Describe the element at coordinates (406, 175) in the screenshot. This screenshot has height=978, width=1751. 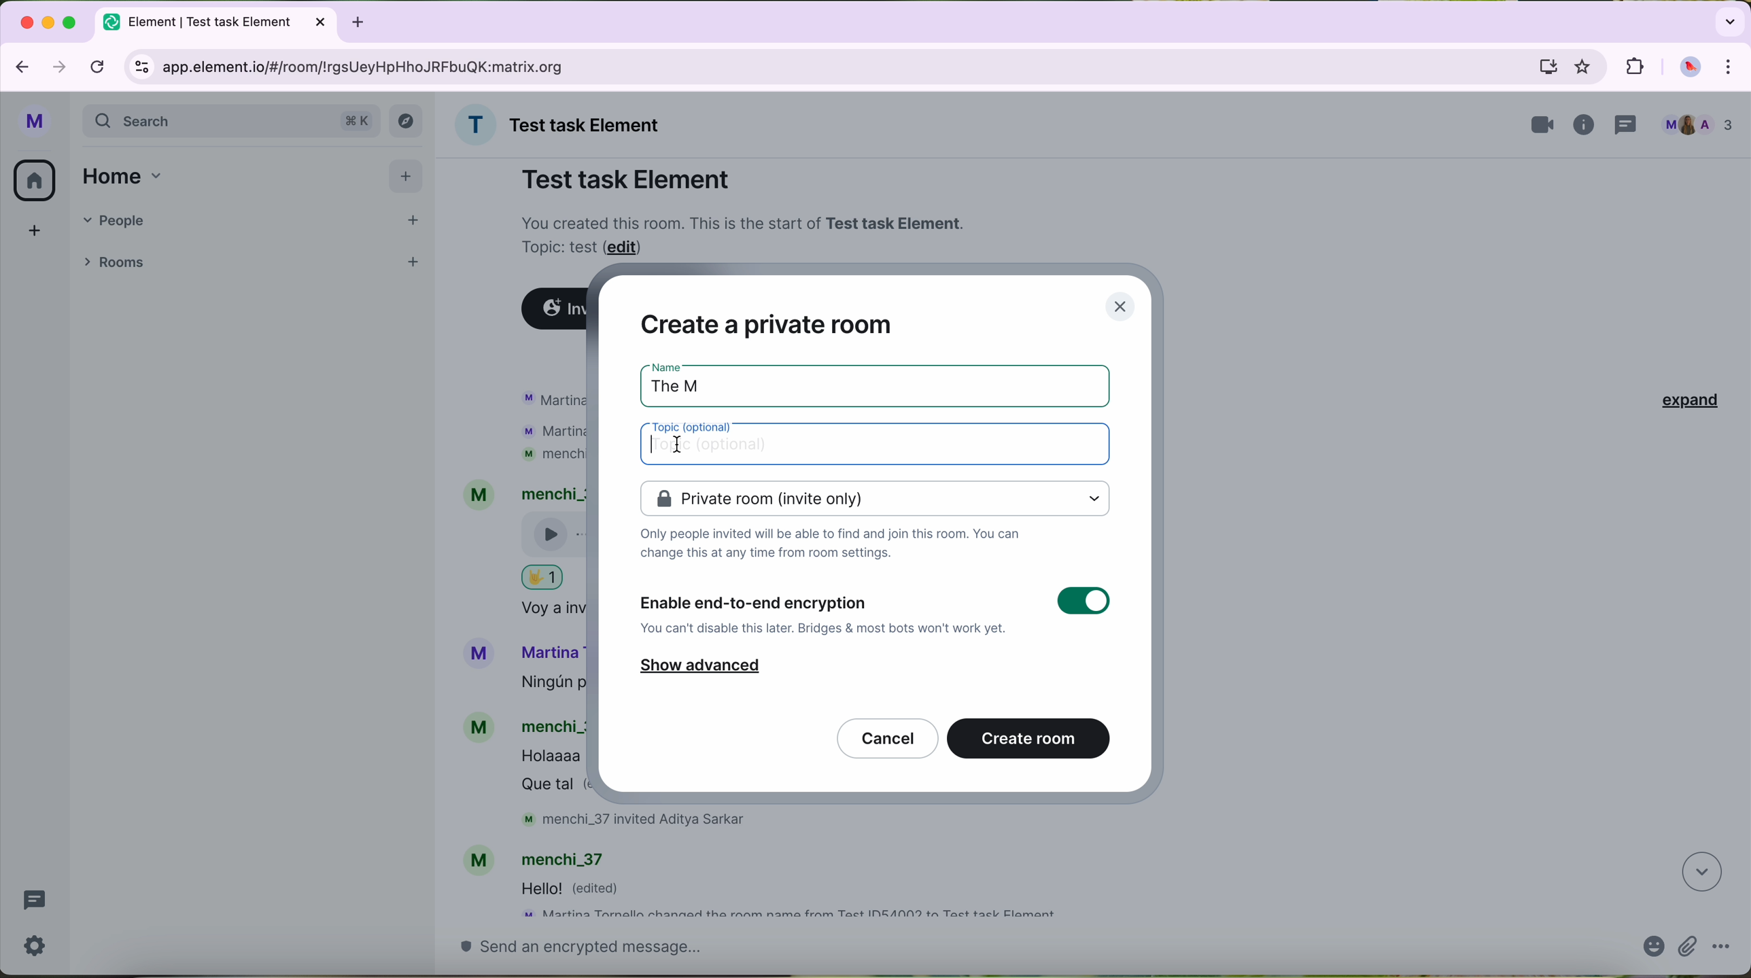
I see `add button` at that location.